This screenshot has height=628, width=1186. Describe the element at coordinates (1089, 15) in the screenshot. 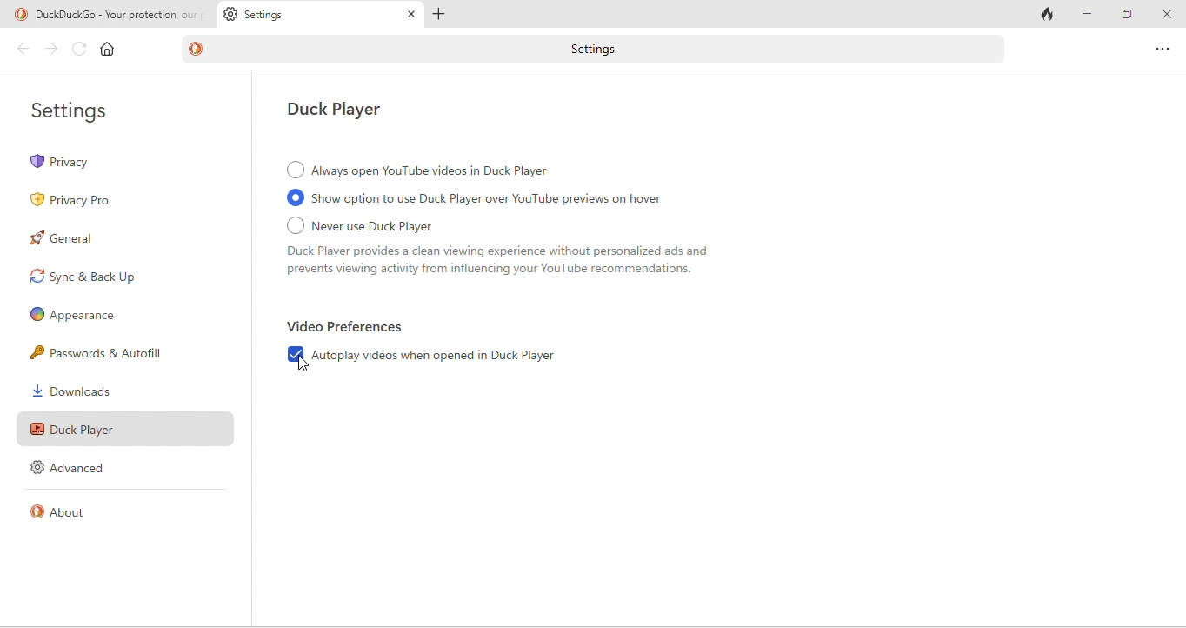

I see `minimize` at that location.